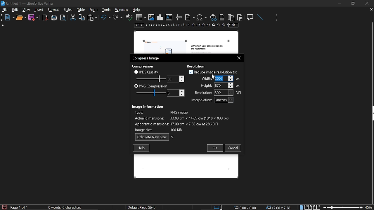 This screenshot has width=374, height=210. I want to click on insert bookmark, so click(240, 17).